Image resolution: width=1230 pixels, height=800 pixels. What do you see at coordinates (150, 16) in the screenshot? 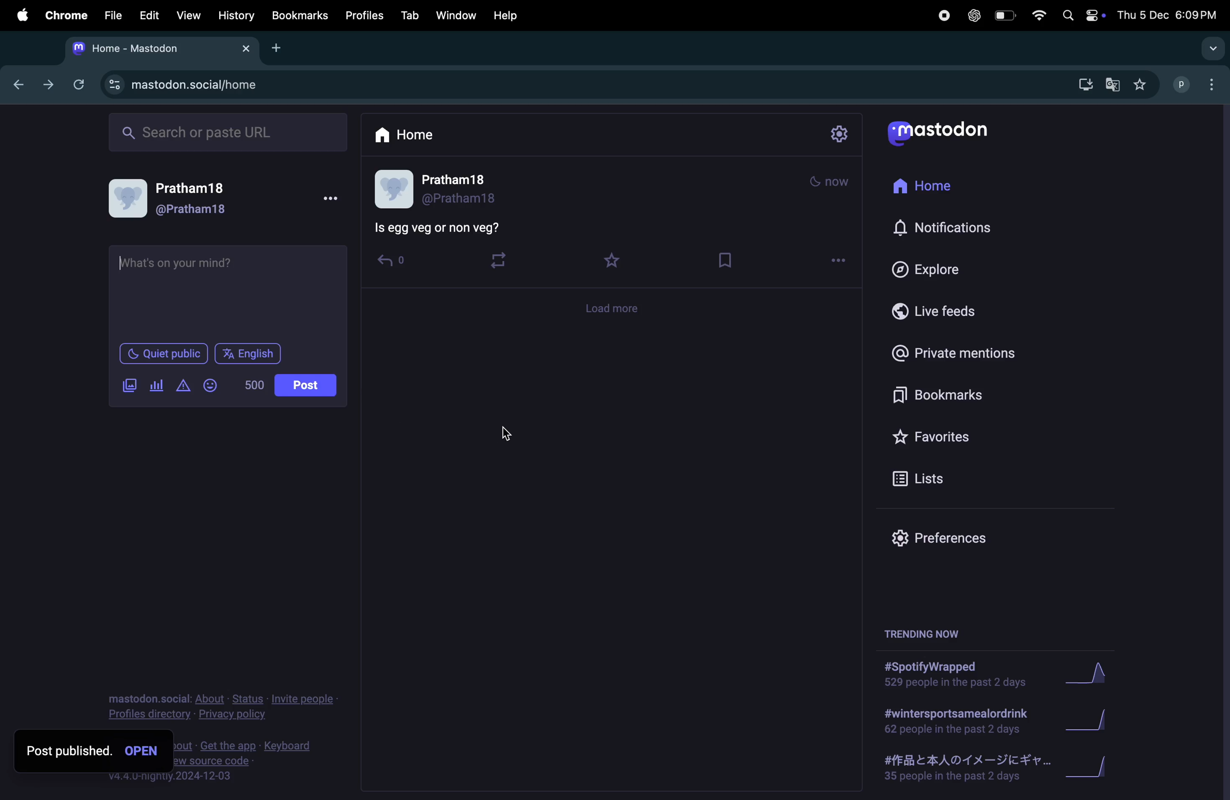
I see `edit` at bounding box center [150, 16].